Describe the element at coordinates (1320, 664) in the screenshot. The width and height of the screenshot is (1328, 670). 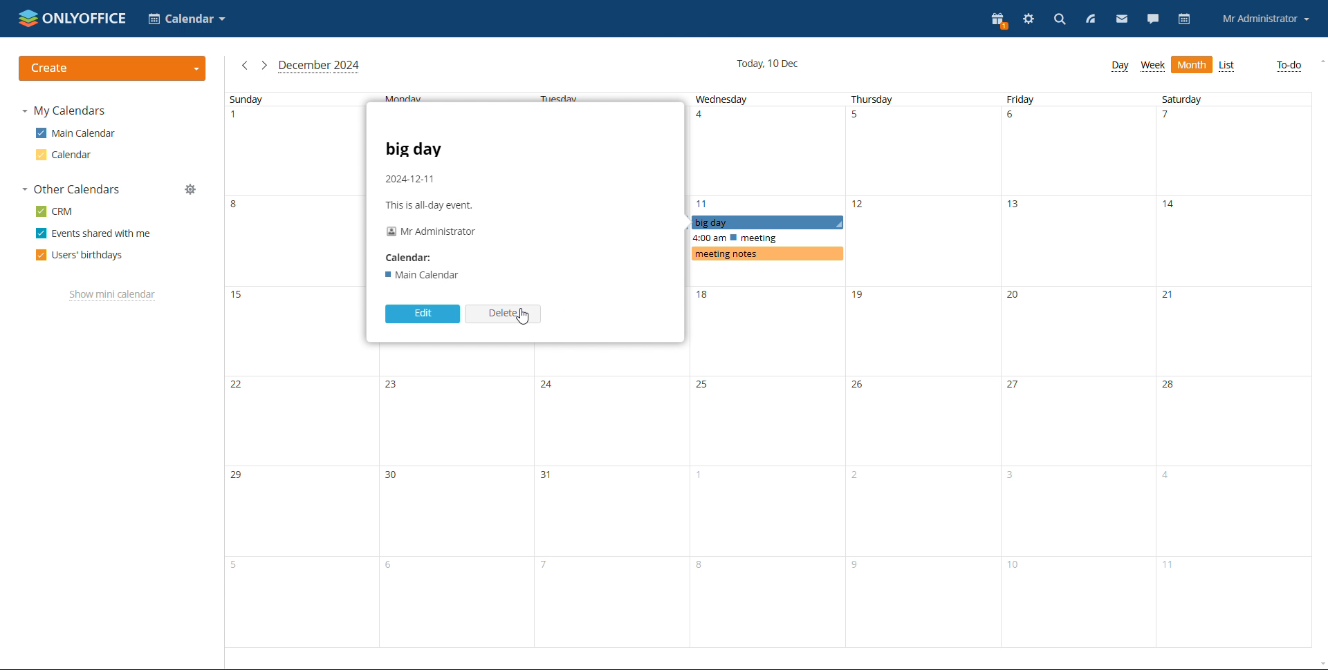
I see `scroll down` at that location.